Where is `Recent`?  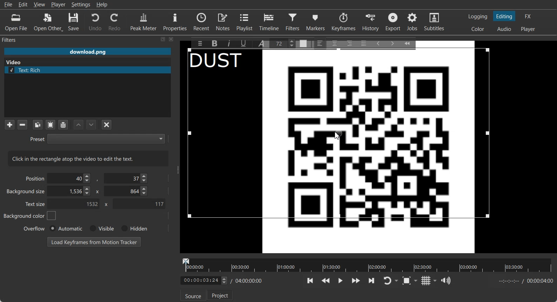
Recent is located at coordinates (201, 21).